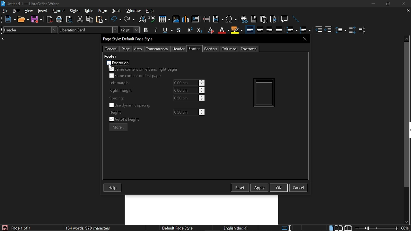 The height and width of the screenshot is (231, 411). Describe the element at coordinates (211, 49) in the screenshot. I see `Borders` at that location.